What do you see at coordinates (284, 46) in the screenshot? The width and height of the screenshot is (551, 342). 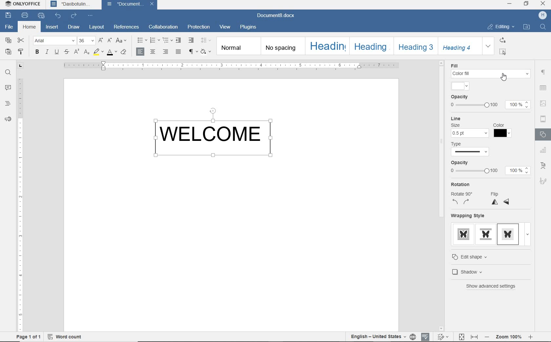 I see `NO SPACING` at bounding box center [284, 46].